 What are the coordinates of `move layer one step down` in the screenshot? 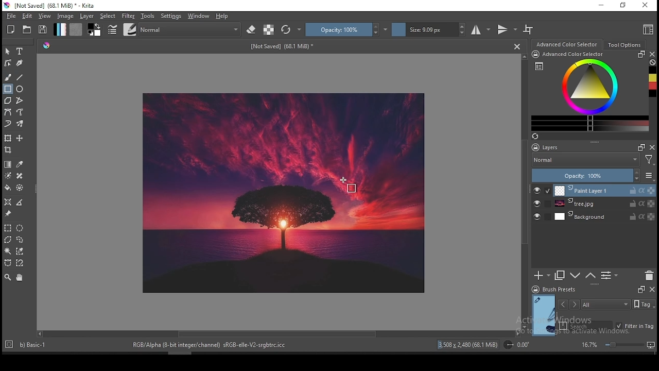 It's located at (575, 276).